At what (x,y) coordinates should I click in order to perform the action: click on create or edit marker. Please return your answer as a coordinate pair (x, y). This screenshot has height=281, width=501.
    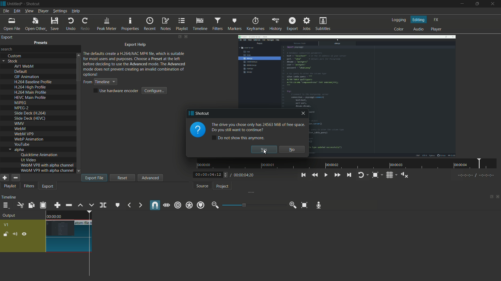
    Looking at the image, I should click on (117, 206).